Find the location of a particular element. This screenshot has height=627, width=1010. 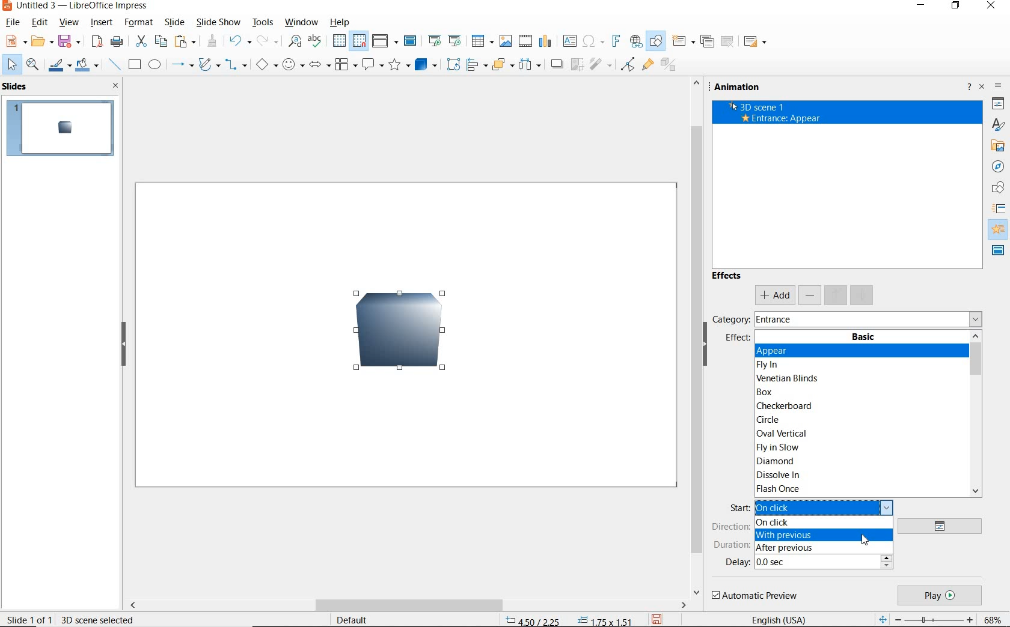

flowchart is located at coordinates (345, 65).